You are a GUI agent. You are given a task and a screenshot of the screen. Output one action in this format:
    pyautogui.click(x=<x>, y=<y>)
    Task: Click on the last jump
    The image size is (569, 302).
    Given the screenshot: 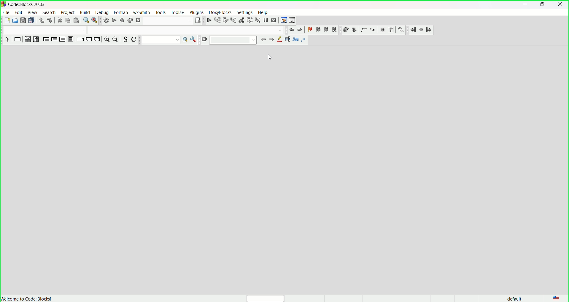 What is the action you would take?
    pyautogui.click(x=421, y=30)
    